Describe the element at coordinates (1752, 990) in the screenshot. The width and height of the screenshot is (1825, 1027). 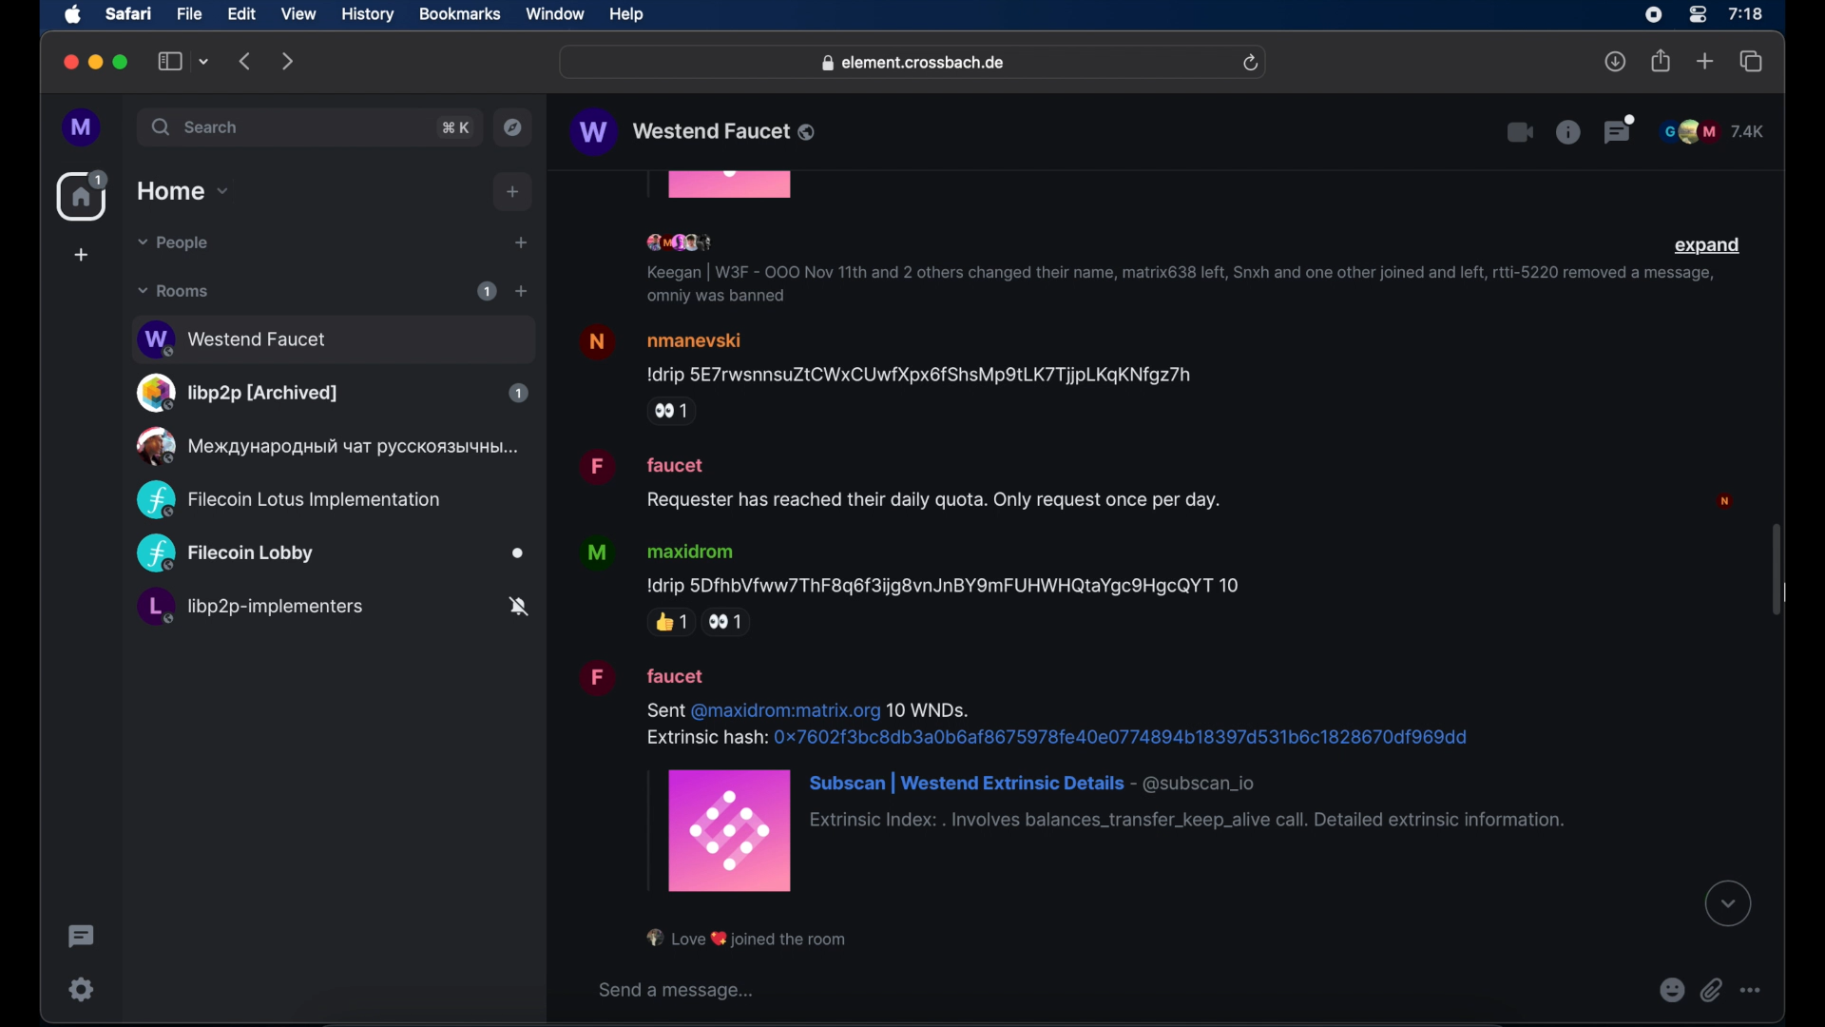
I see `more option` at that location.